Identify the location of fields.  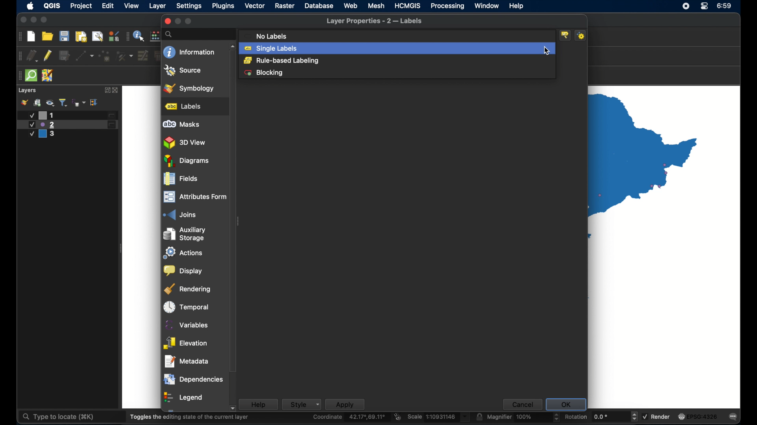
(180, 179).